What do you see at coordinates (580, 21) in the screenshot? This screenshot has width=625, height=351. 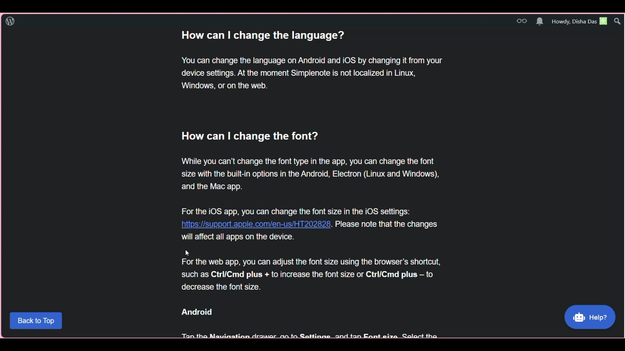 I see `Account greetings and details` at bounding box center [580, 21].